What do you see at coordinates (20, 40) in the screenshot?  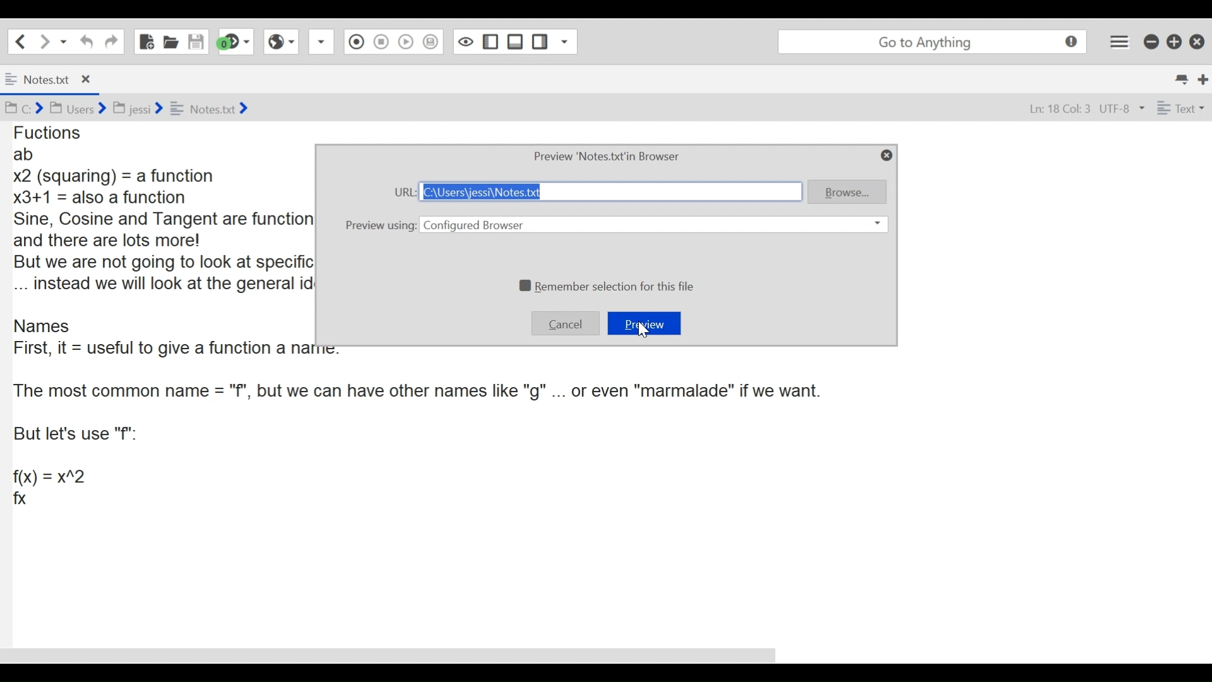 I see `Go Back one location` at bounding box center [20, 40].